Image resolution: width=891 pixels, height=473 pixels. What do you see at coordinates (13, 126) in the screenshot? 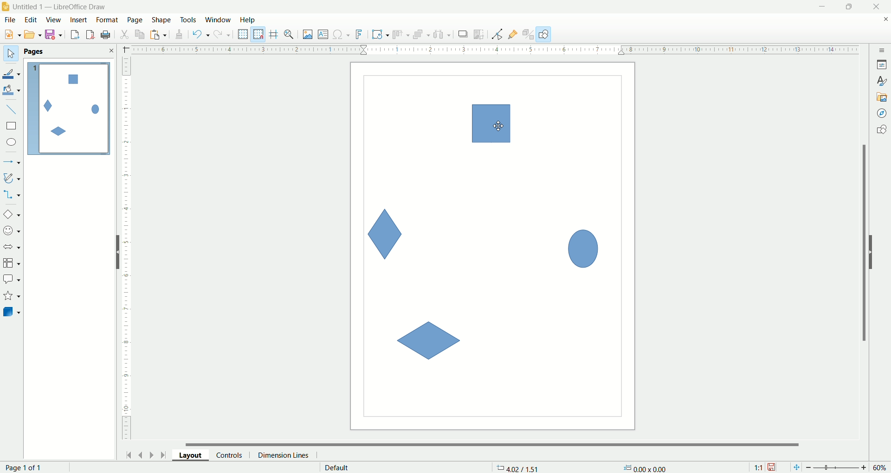
I see `rectangle` at bounding box center [13, 126].